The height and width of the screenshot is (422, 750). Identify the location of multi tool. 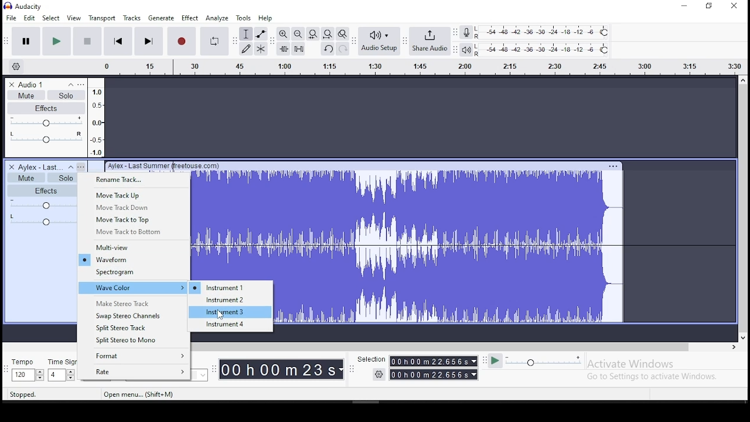
(260, 49).